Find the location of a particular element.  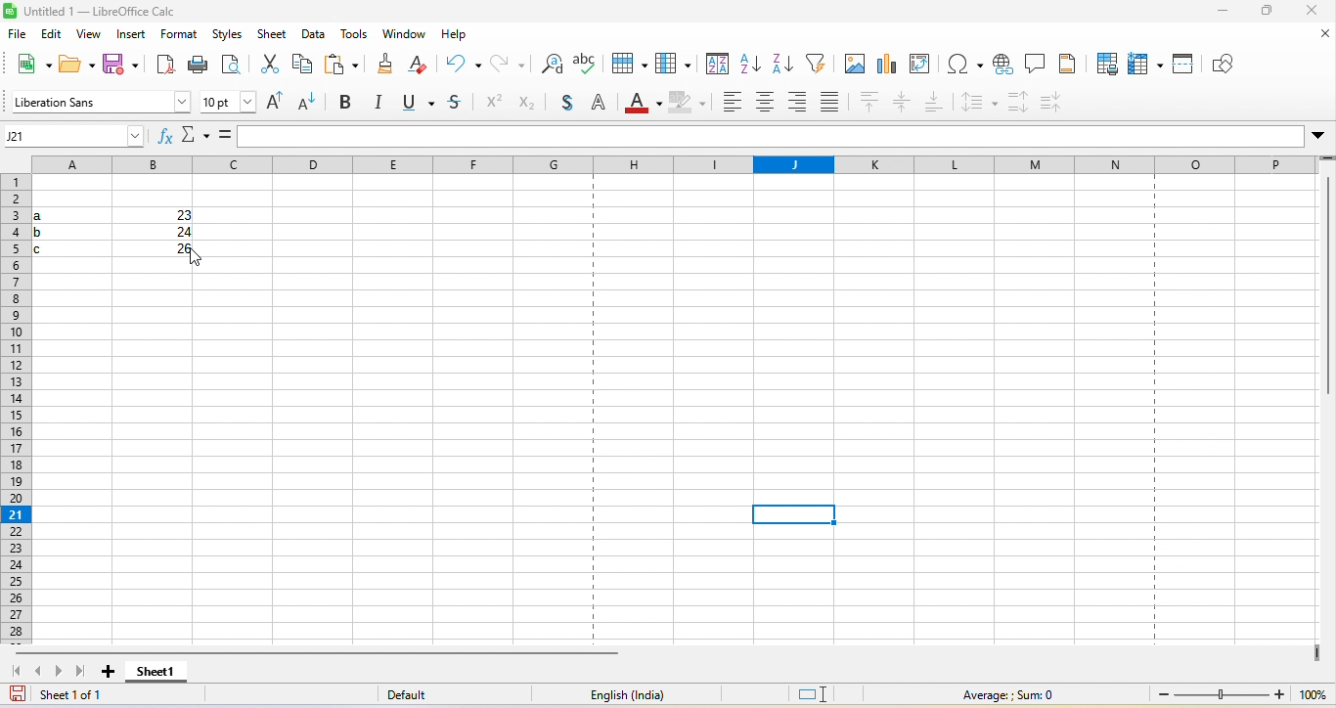

align center  is located at coordinates (765, 103).